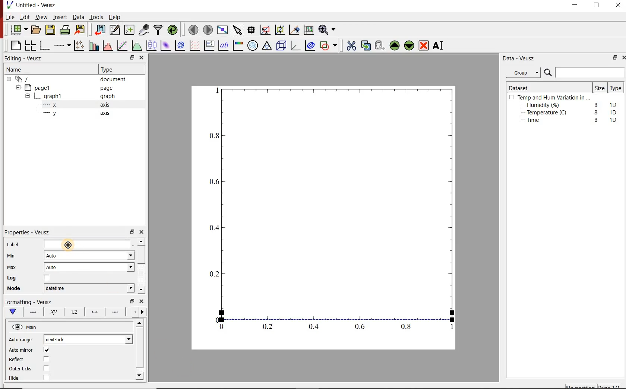  What do you see at coordinates (193, 30) in the screenshot?
I see `move to the previous page` at bounding box center [193, 30].